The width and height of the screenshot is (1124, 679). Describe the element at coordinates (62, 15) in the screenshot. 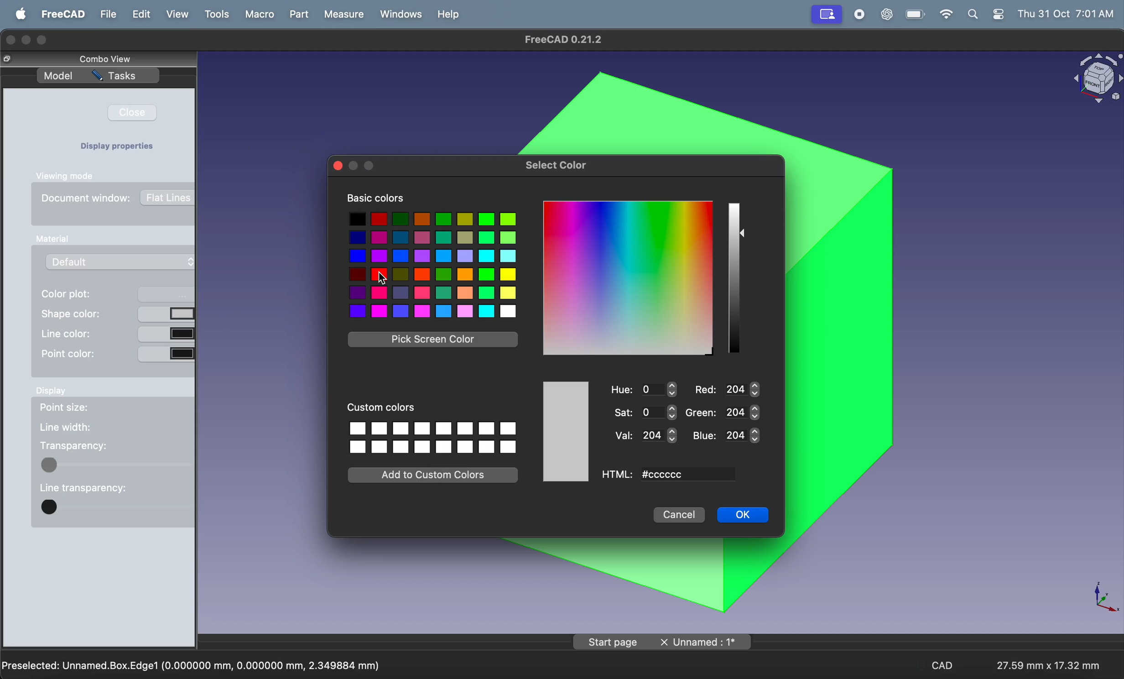

I see `freecad` at that location.